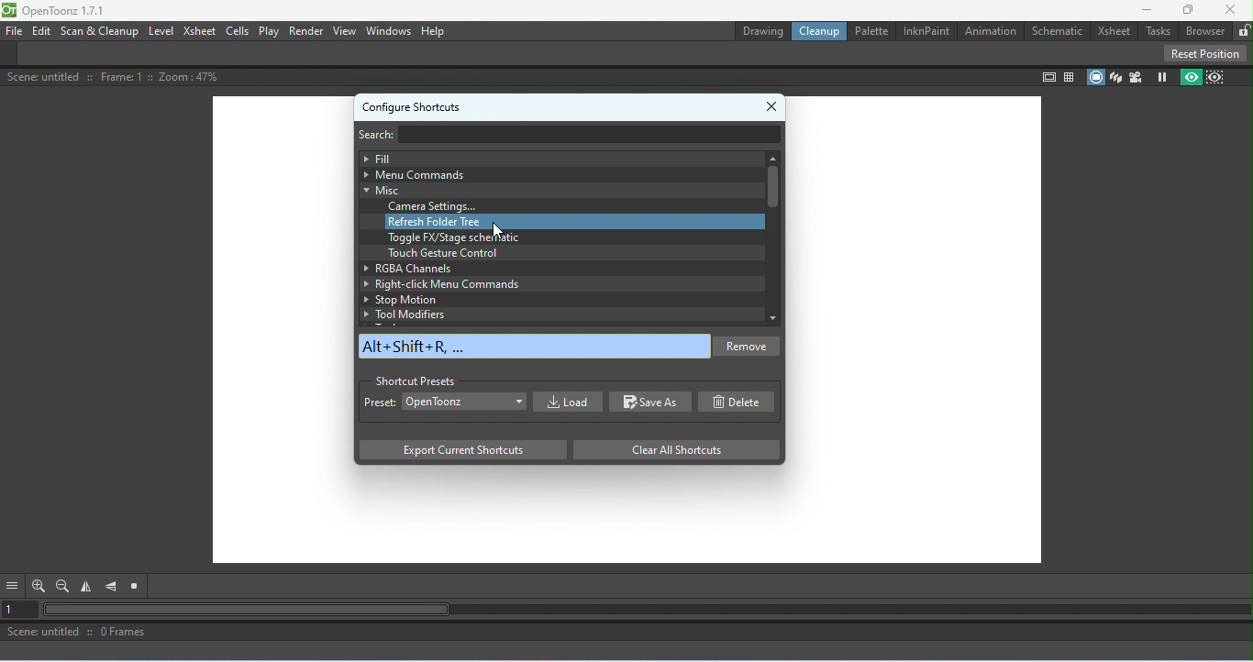  What do you see at coordinates (560, 314) in the screenshot?
I see `Tool modifiers` at bounding box center [560, 314].